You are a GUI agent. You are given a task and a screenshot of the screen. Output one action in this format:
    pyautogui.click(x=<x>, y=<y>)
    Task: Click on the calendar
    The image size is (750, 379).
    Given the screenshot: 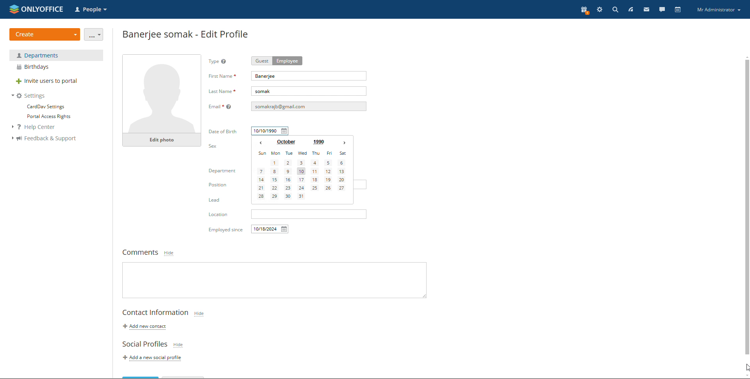 What is the action you would take?
    pyautogui.click(x=677, y=9)
    